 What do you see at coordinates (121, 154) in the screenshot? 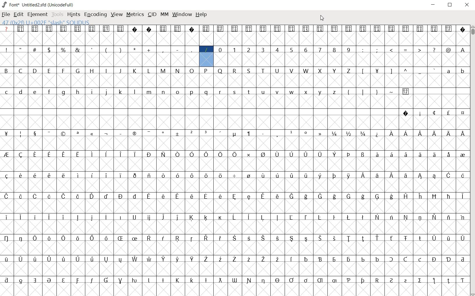
I see `glyph` at bounding box center [121, 154].